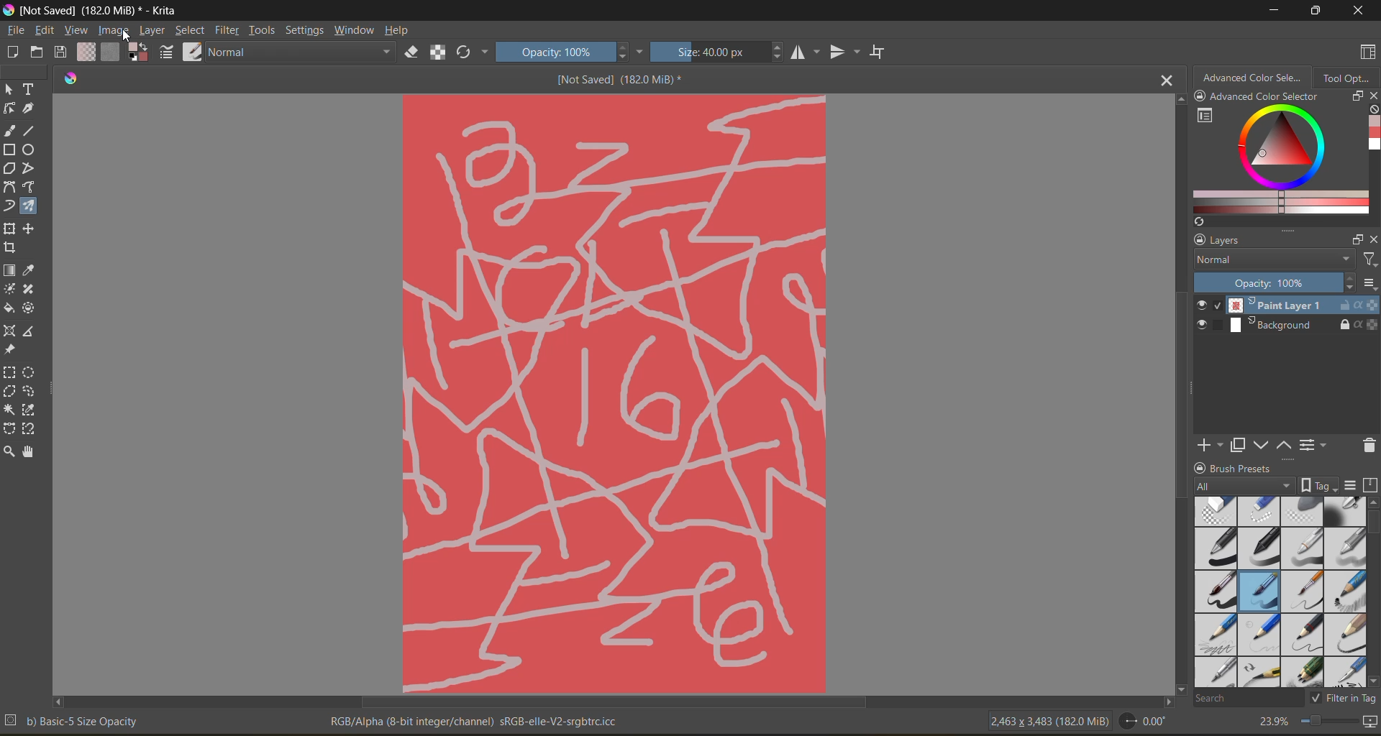 Image resolution: width=1381 pixels, height=736 pixels. I want to click on mask up, so click(1282, 446).